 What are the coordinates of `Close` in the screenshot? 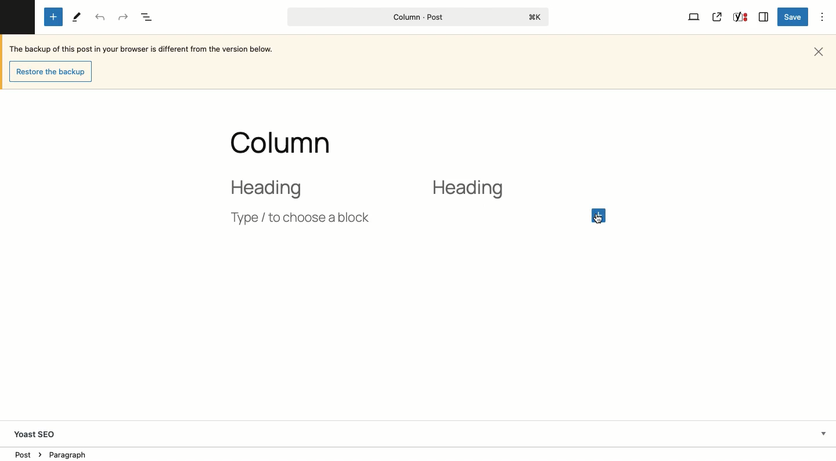 It's located at (821, 51).